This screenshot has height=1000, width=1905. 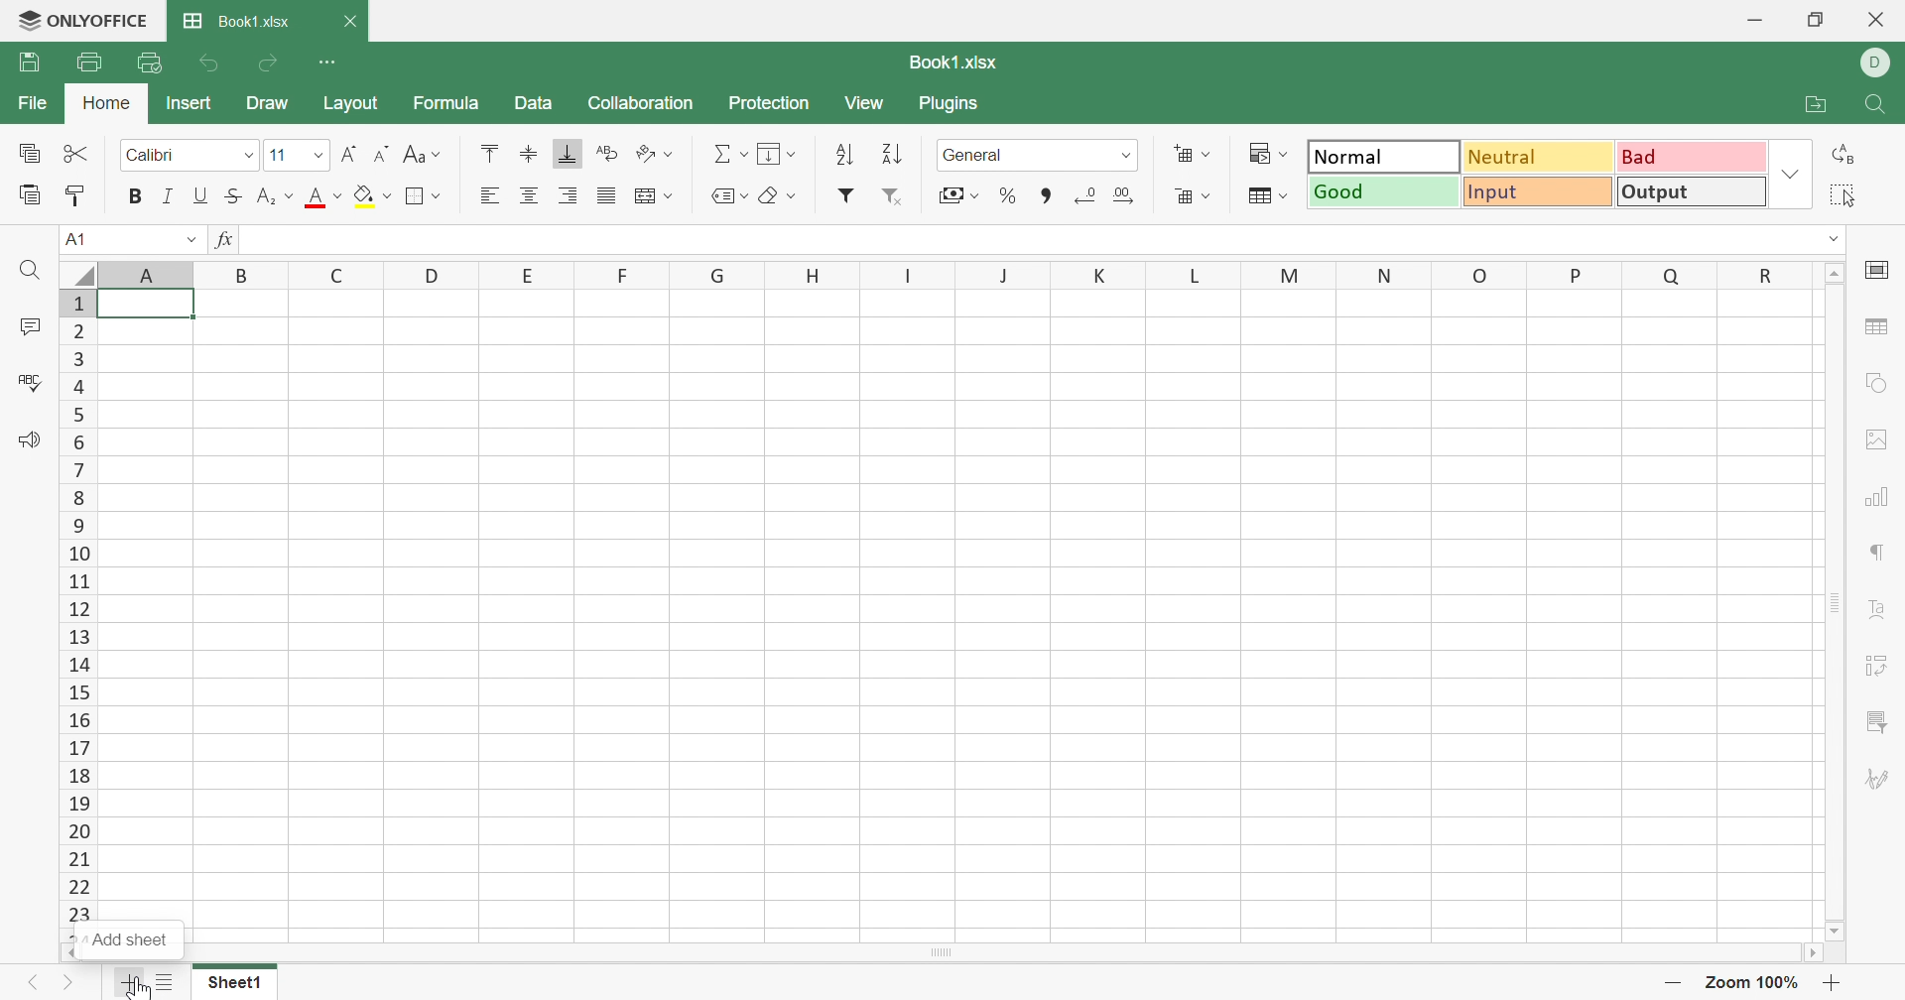 What do you see at coordinates (232, 193) in the screenshot?
I see `Strikethrough` at bounding box center [232, 193].